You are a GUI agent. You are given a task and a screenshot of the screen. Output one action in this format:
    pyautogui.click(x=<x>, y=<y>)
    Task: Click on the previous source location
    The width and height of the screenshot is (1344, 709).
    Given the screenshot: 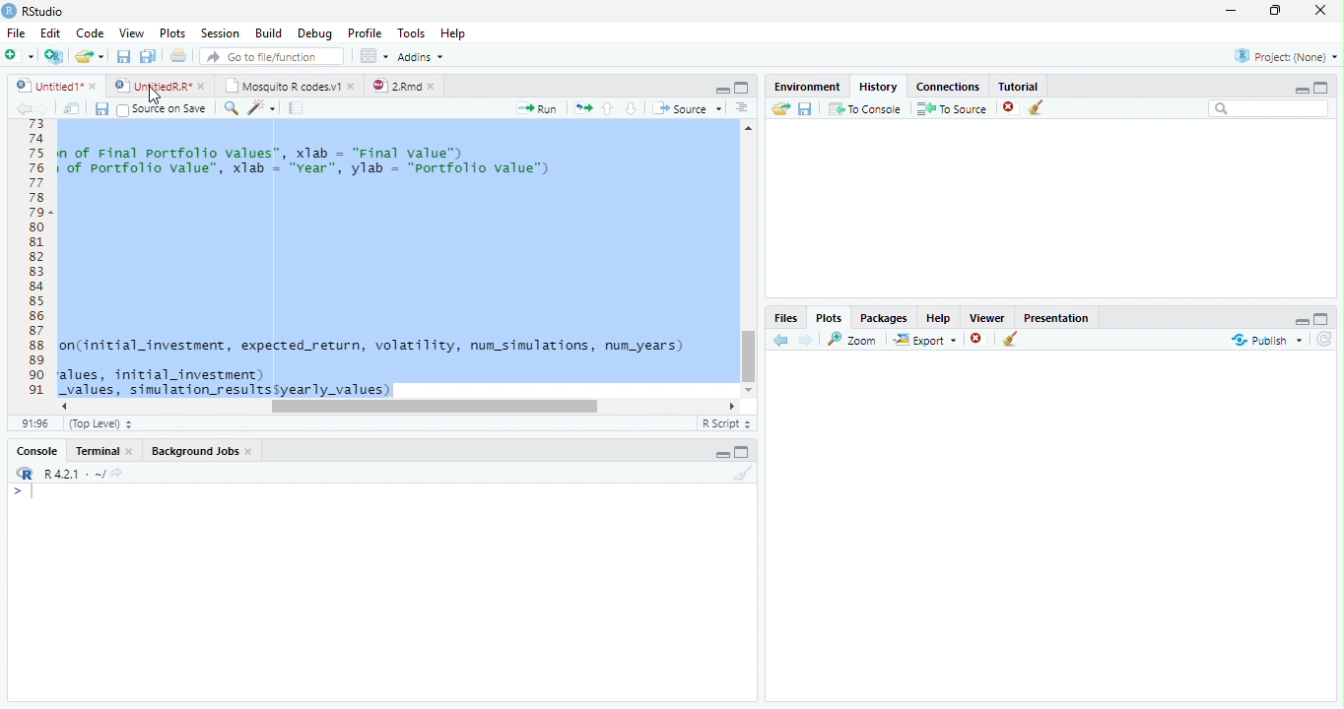 What is the action you would take?
    pyautogui.click(x=23, y=108)
    